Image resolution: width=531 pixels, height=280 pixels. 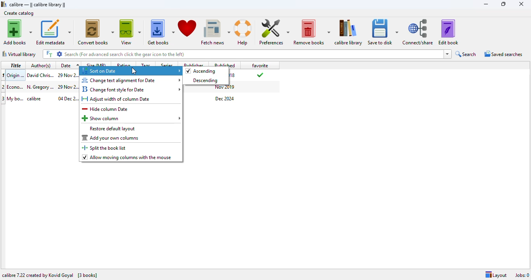 I want to click on split the book list, so click(x=105, y=148).